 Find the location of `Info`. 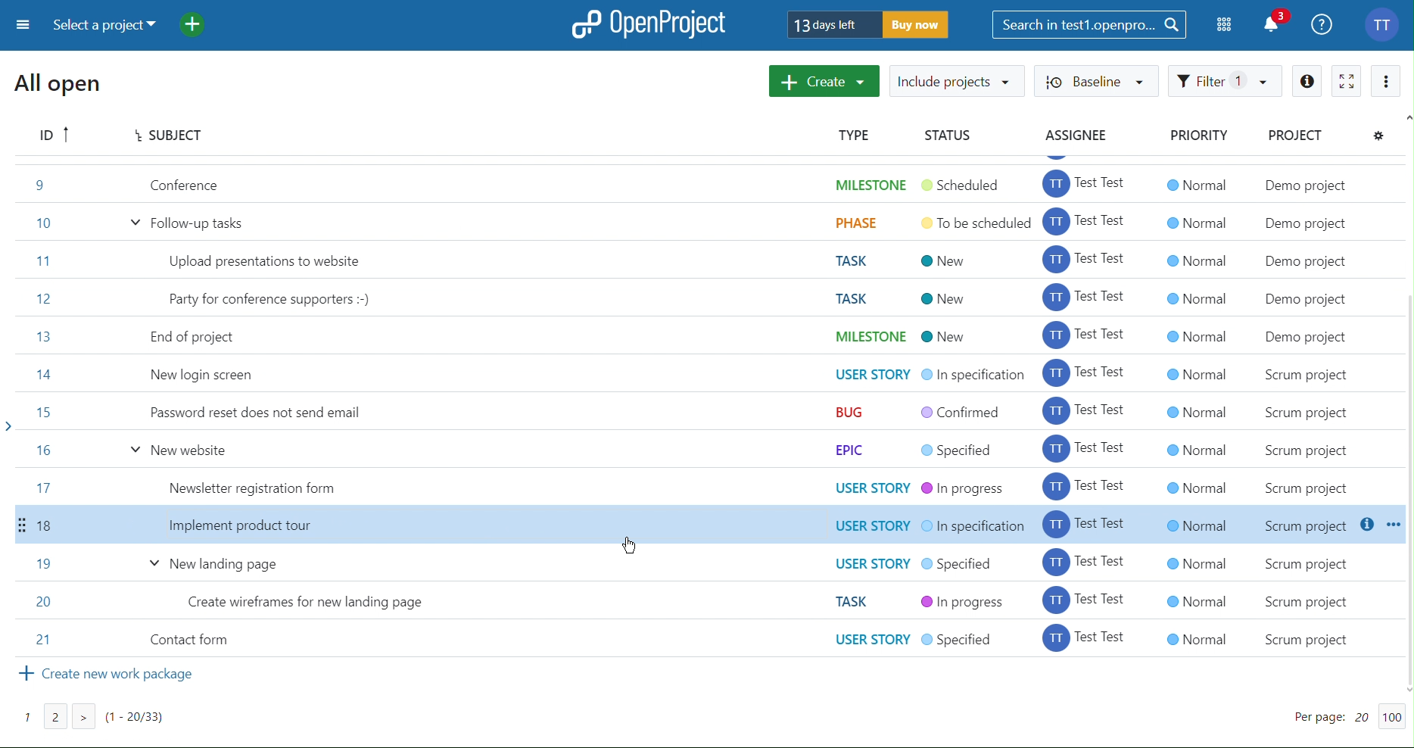

Info is located at coordinates (1308, 79).